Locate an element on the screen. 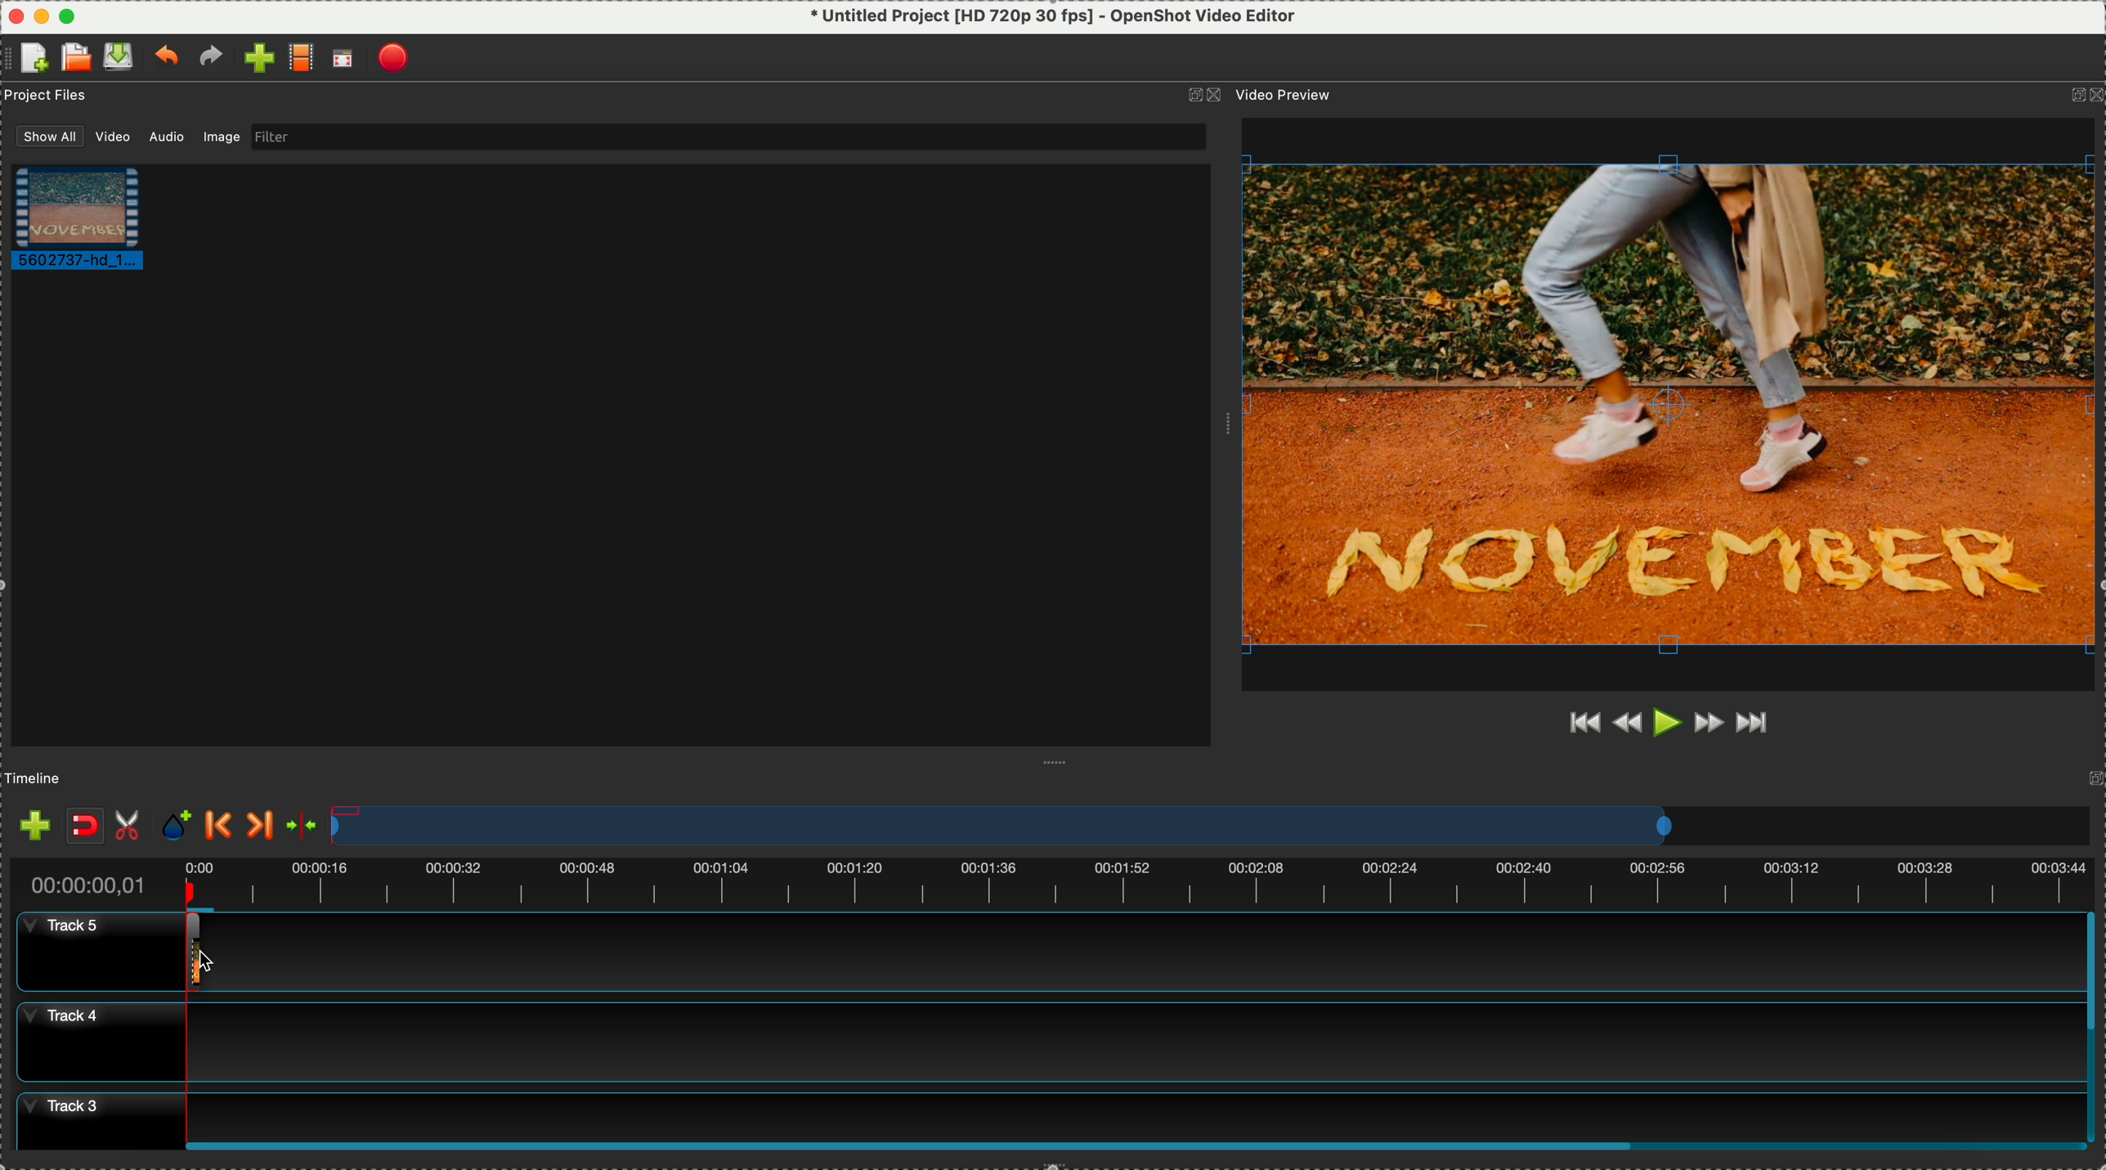  create file is located at coordinates (30, 59).